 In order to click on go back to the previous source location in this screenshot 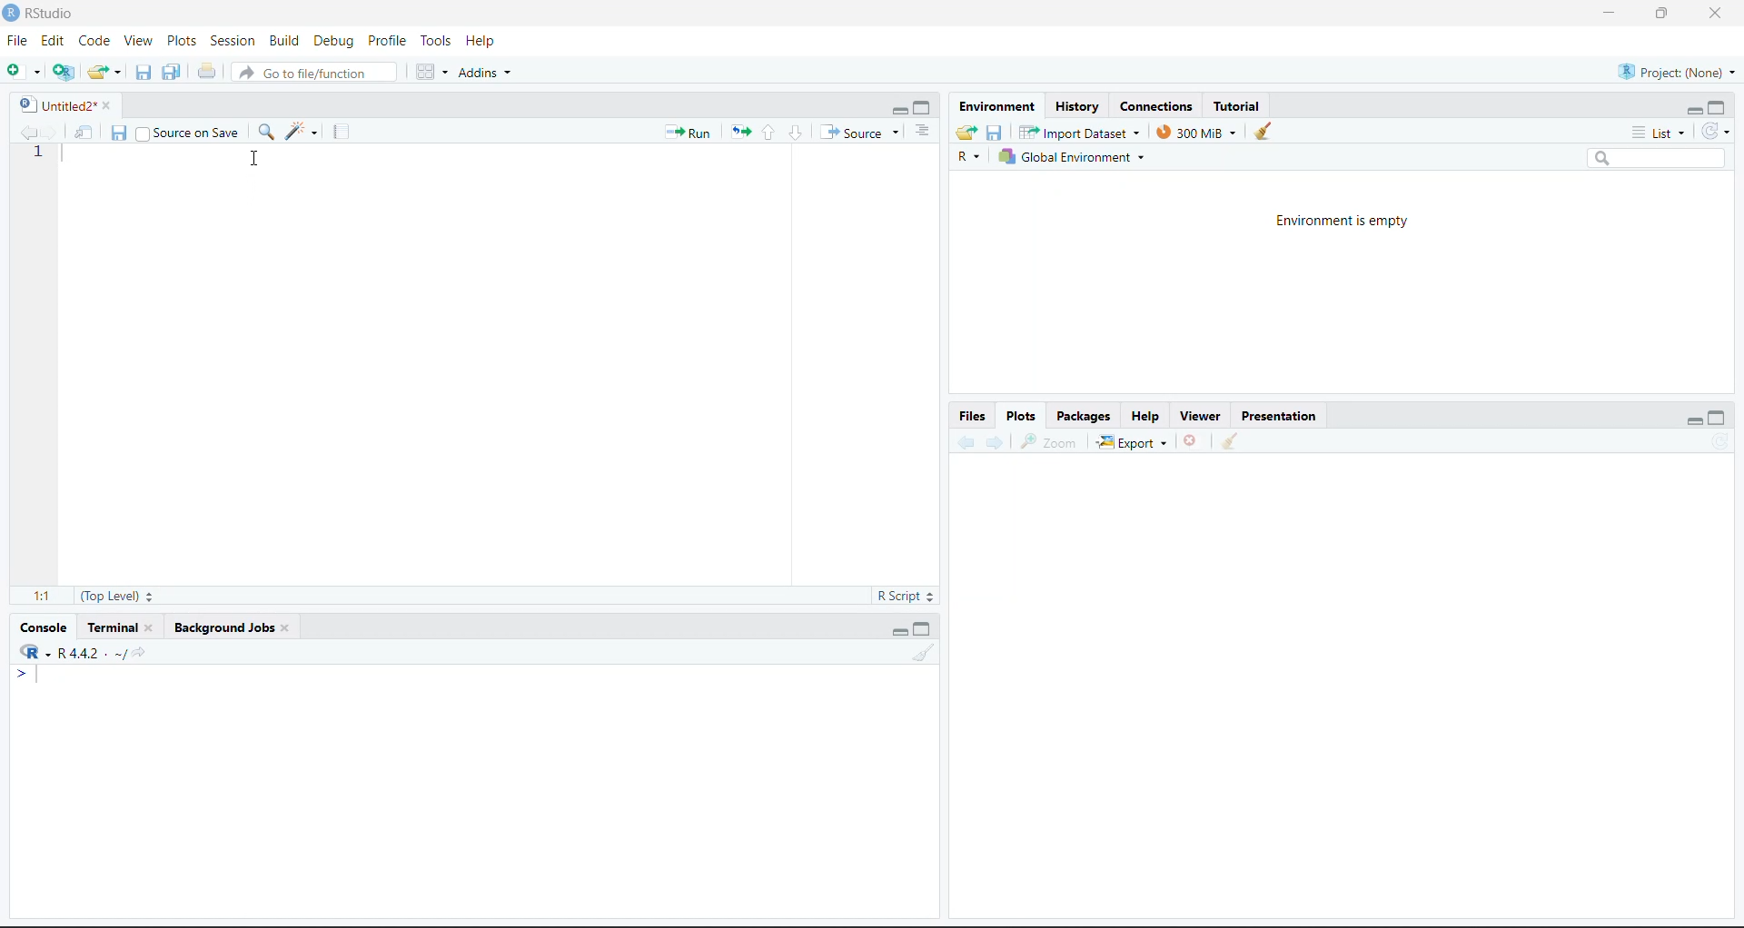, I will do `click(19, 131)`.